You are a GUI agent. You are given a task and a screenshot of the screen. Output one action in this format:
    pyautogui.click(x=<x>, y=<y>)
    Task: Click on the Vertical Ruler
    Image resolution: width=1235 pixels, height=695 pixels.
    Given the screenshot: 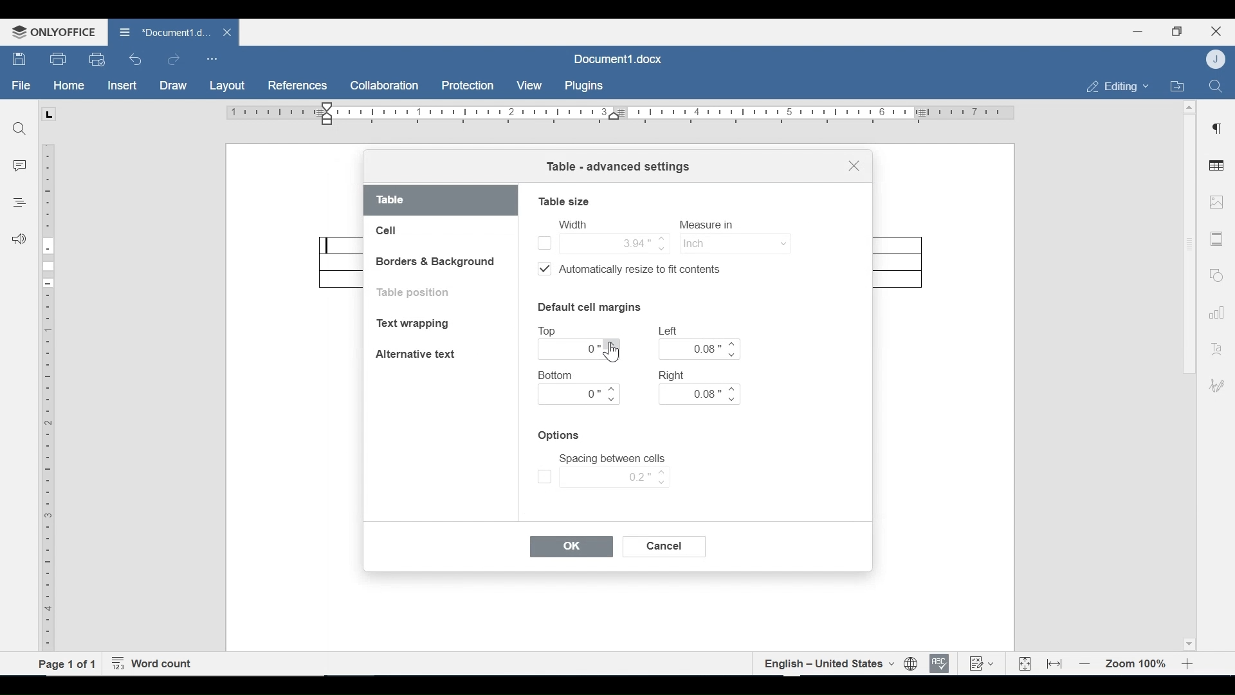 What is the action you would take?
    pyautogui.click(x=49, y=398)
    